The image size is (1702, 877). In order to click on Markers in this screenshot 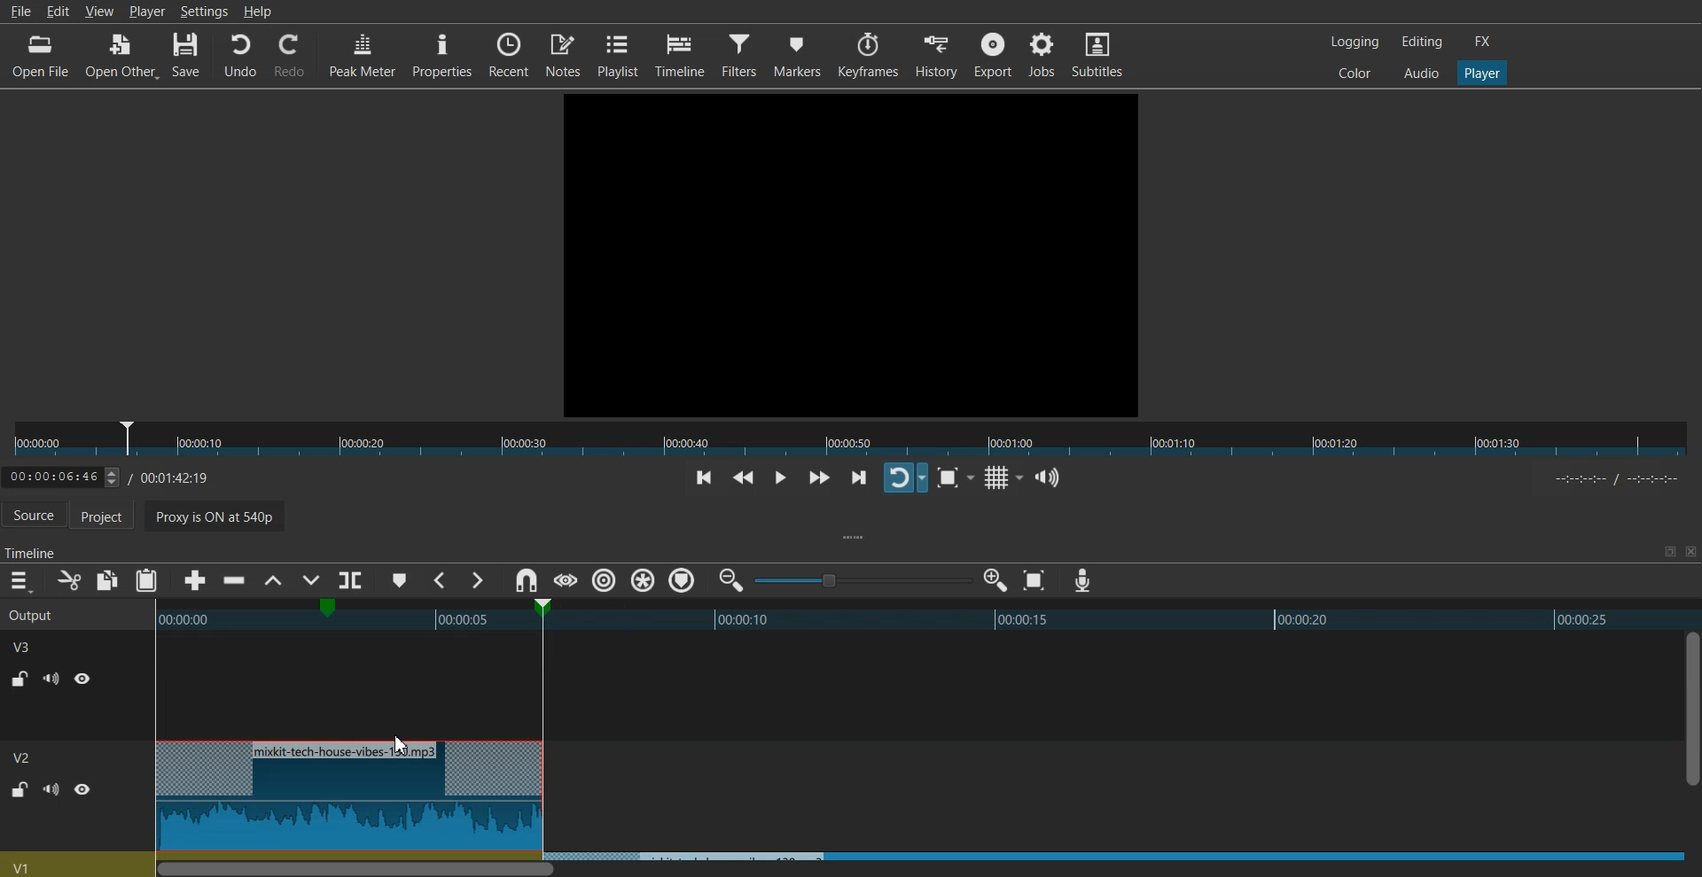, I will do `click(798, 54)`.